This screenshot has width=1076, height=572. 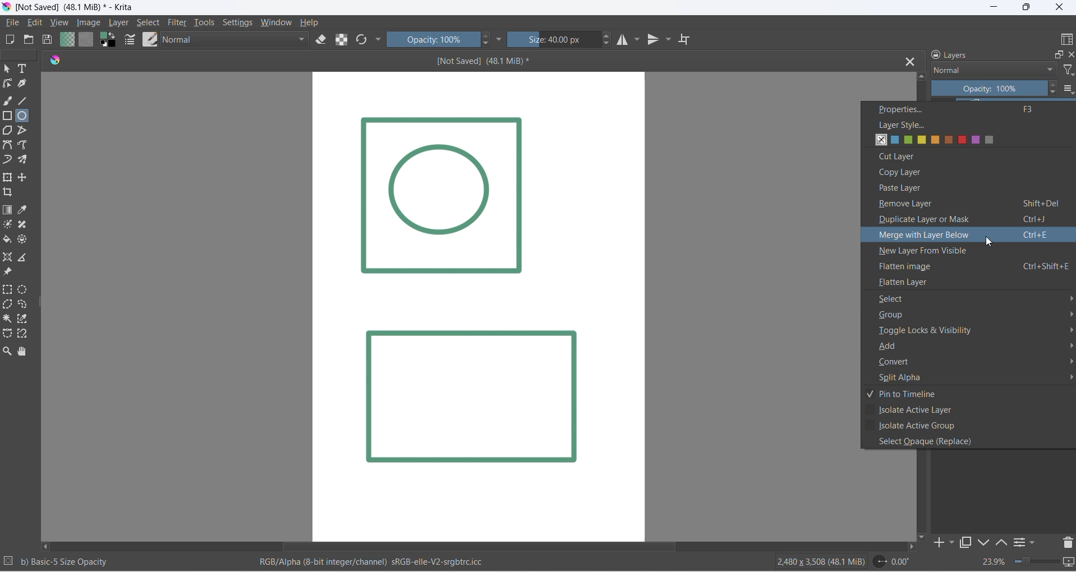 I want to click on layer type, so click(x=993, y=70).